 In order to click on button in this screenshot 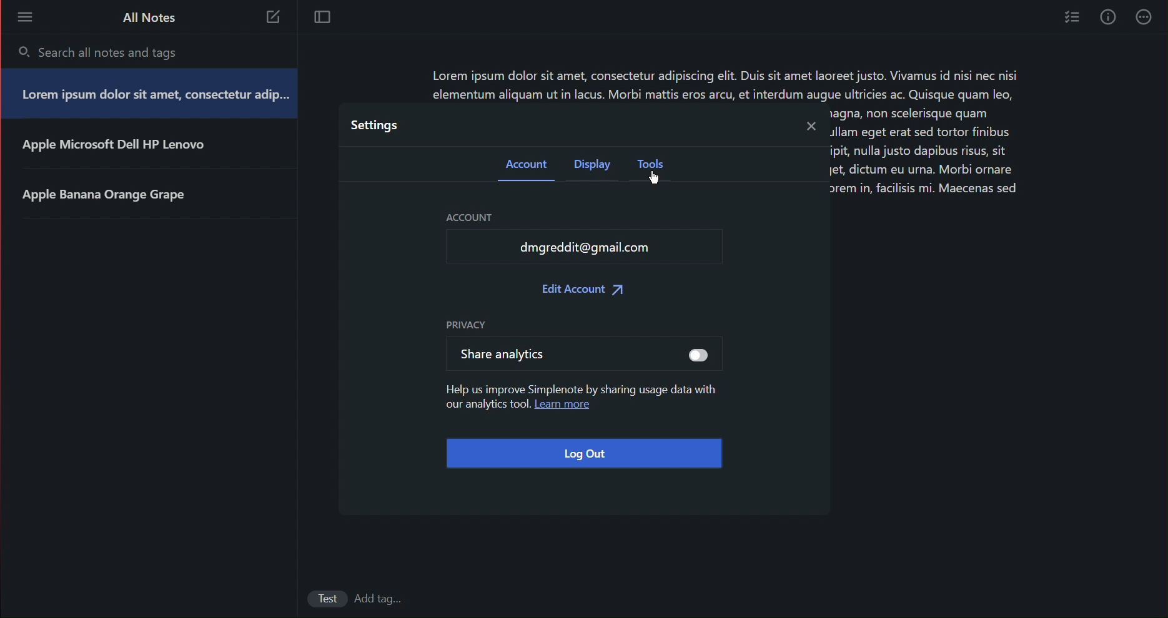, I will do `click(689, 355)`.